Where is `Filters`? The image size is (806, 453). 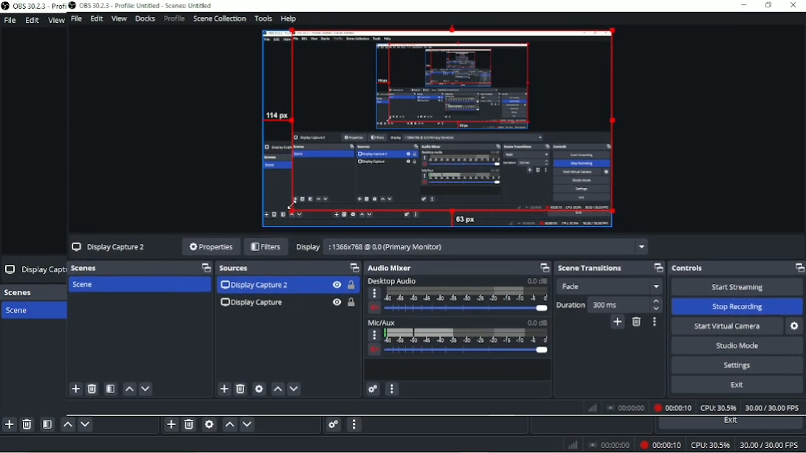
Filters is located at coordinates (263, 246).